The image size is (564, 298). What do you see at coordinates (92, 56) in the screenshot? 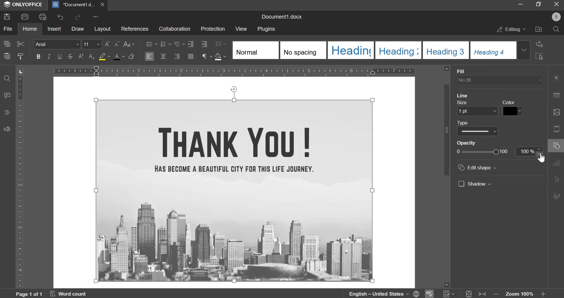
I see `subscript` at bounding box center [92, 56].